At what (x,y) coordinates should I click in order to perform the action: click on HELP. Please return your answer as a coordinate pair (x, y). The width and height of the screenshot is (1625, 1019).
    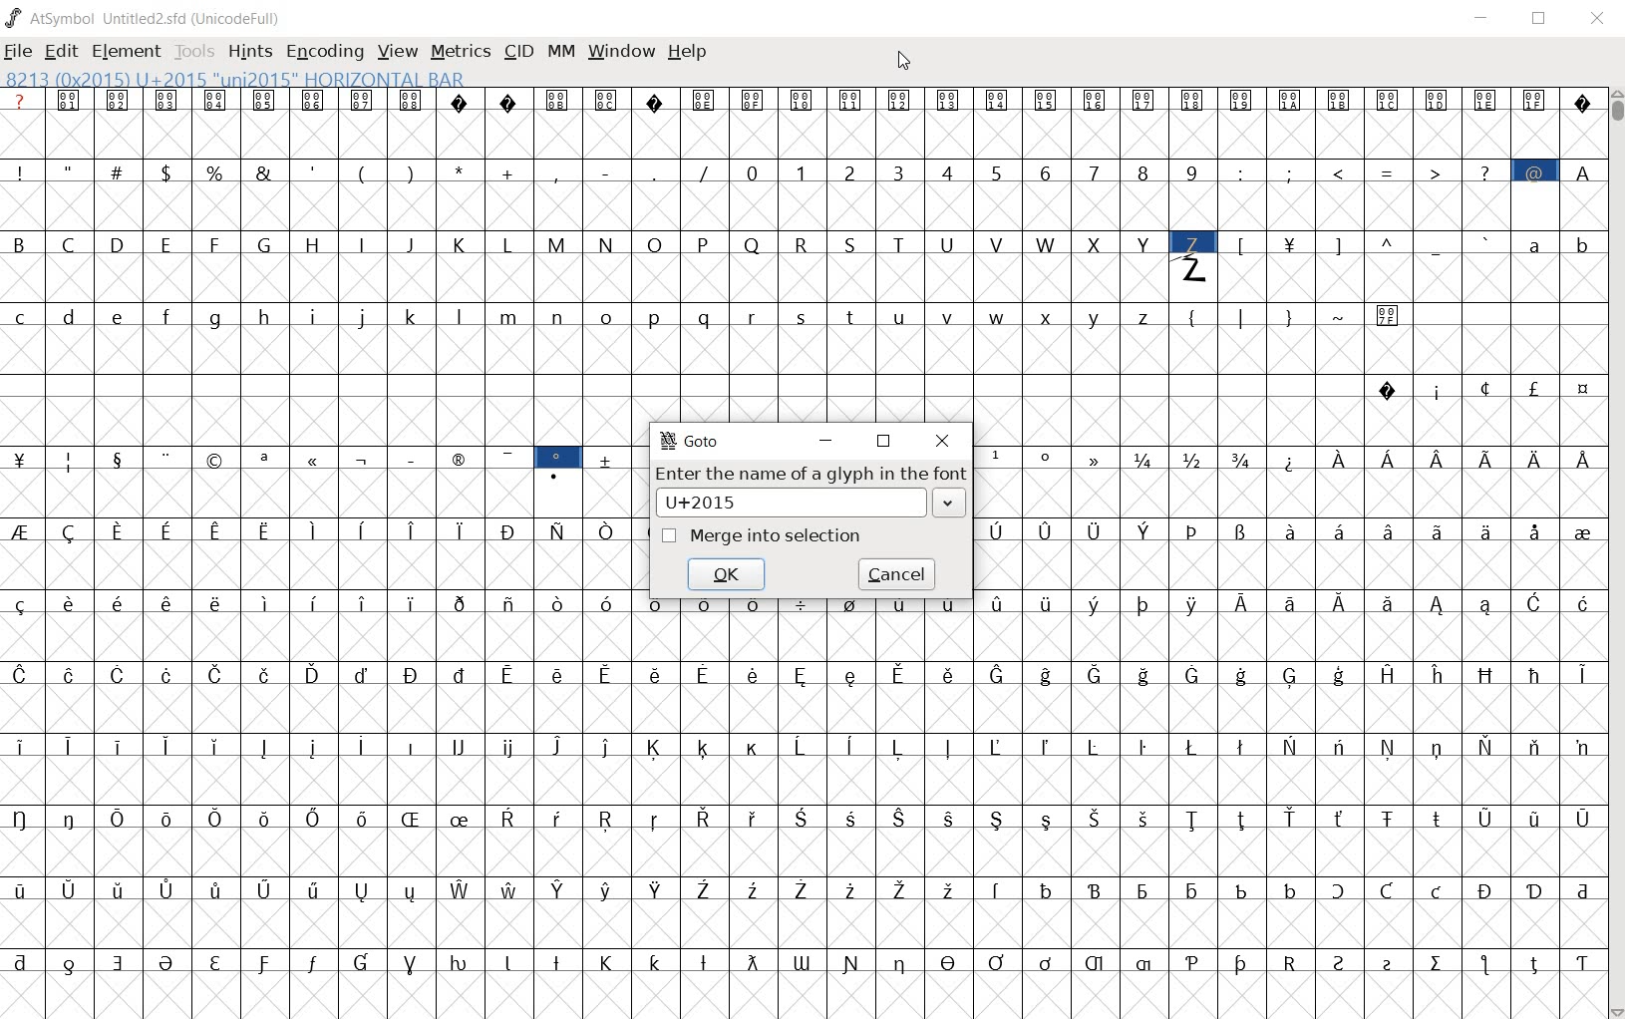
    Looking at the image, I should click on (690, 51).